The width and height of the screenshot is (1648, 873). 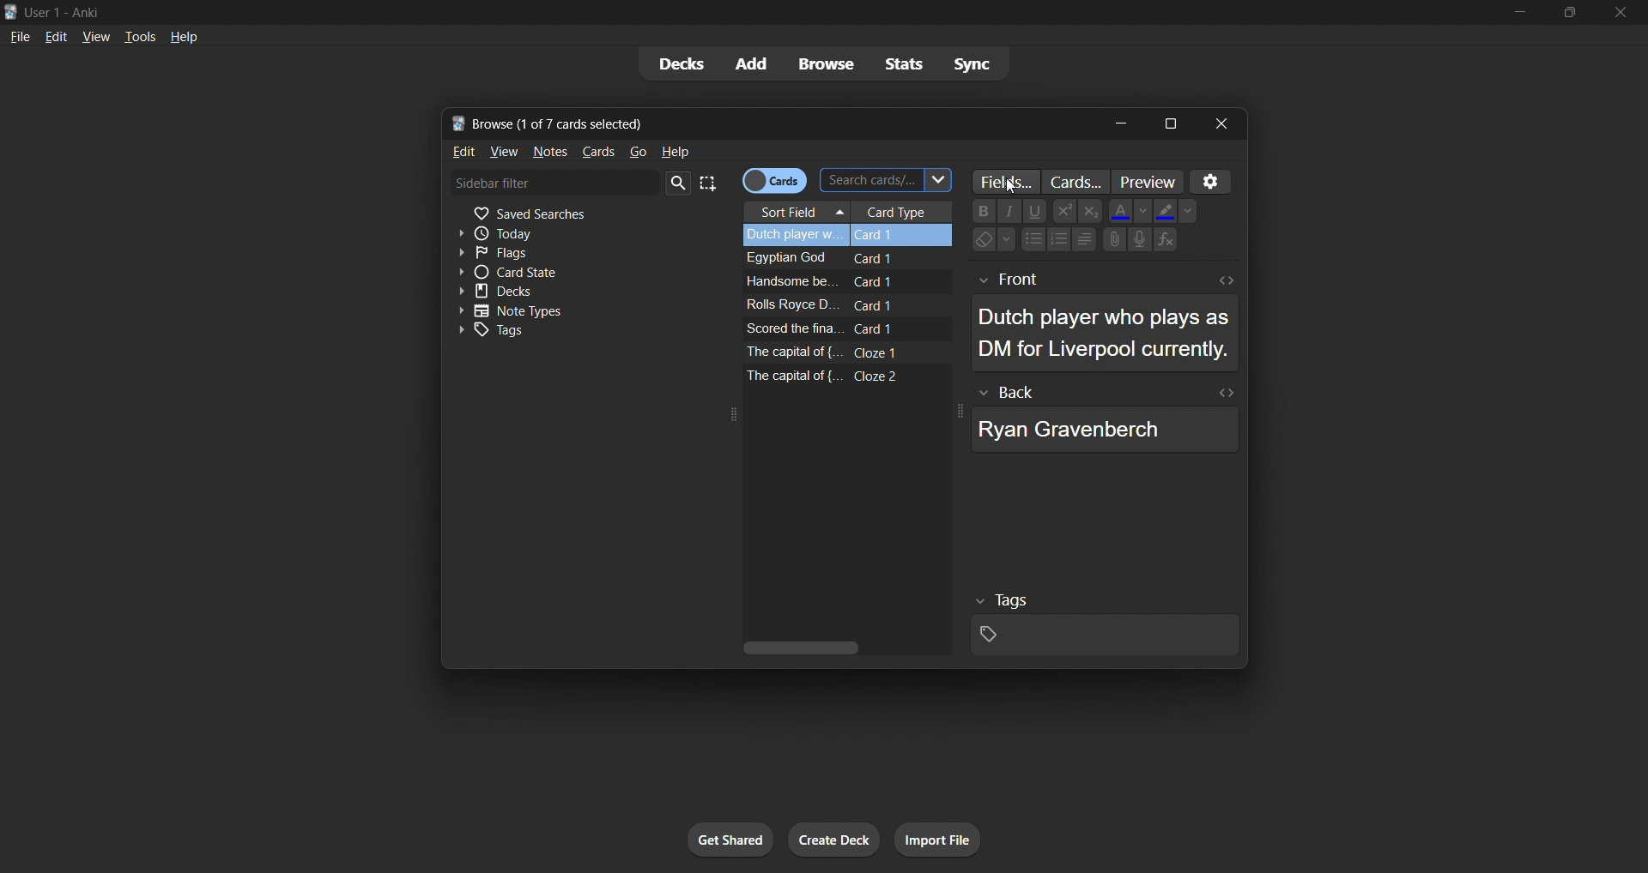 I want to click on sidebar filter, so click(x=570, y=185).